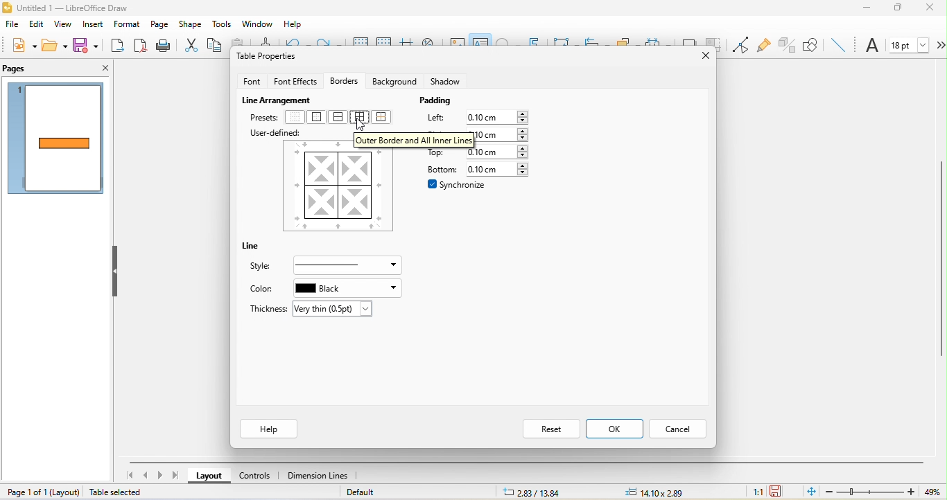 The width and height of the screenshot is (947, 500). Describe the element at coordinates (869, 492) in the screenshot. I see `zoom` at that location.